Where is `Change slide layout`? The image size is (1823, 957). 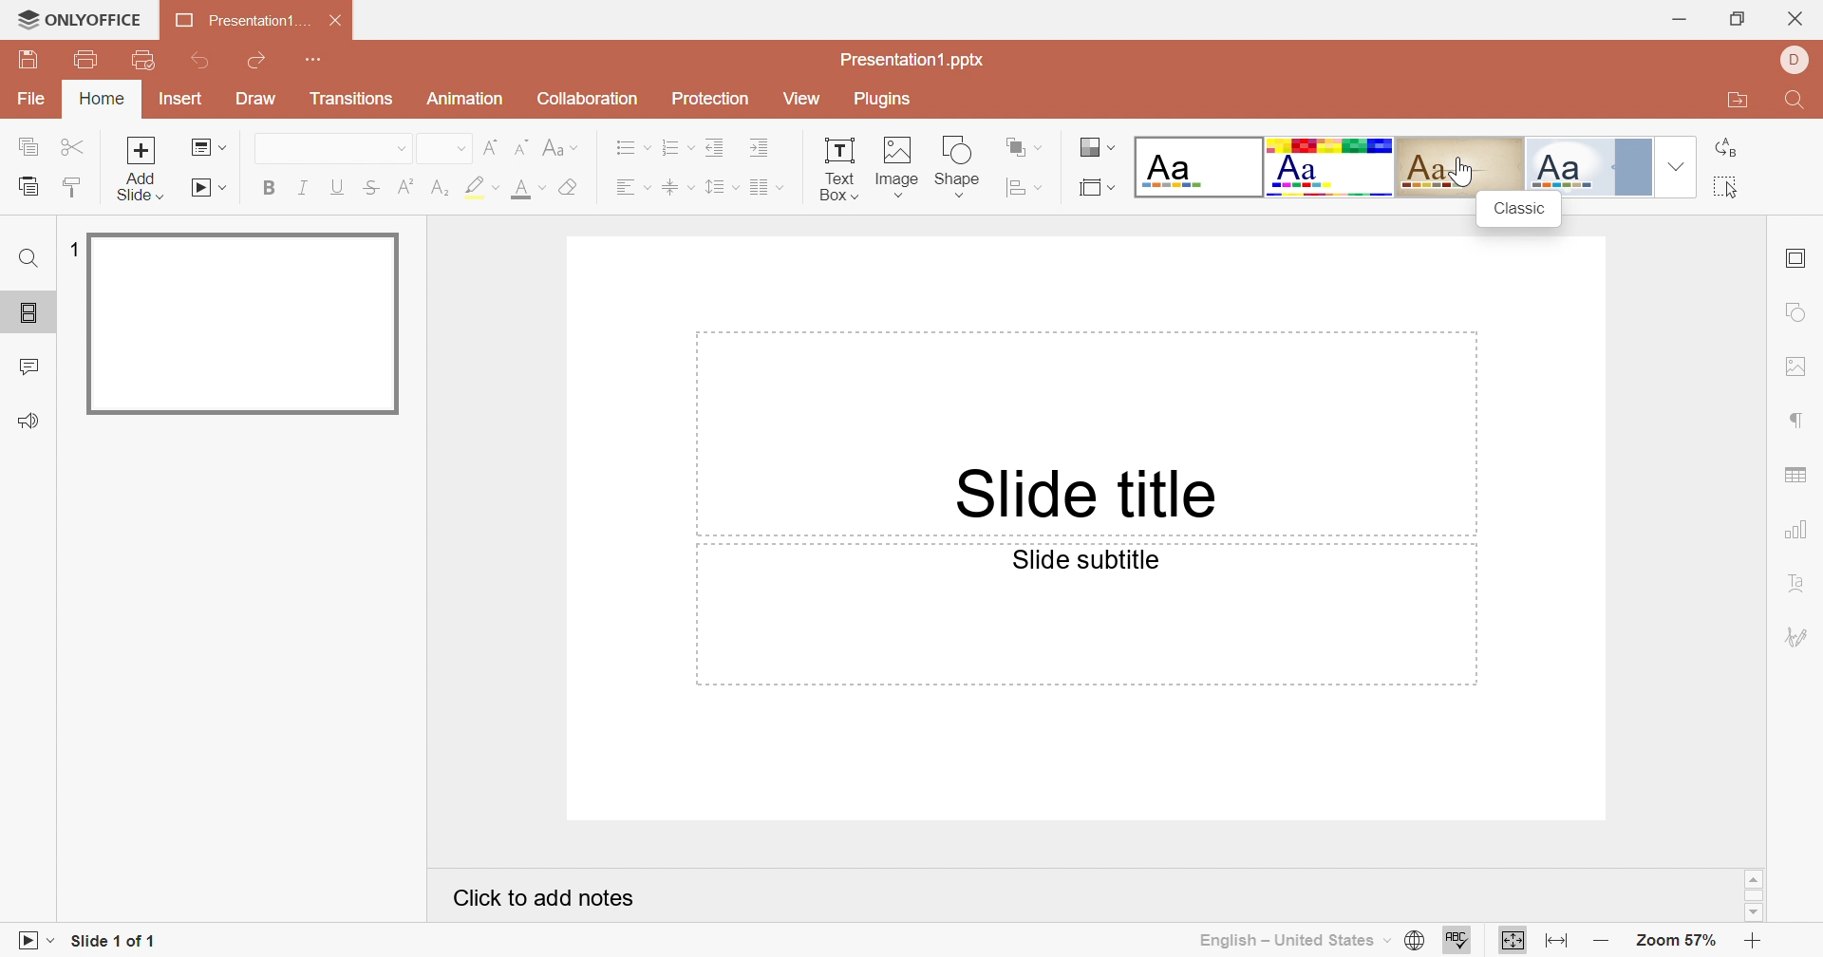 Change slide layout is located at coordinates (200, 146).